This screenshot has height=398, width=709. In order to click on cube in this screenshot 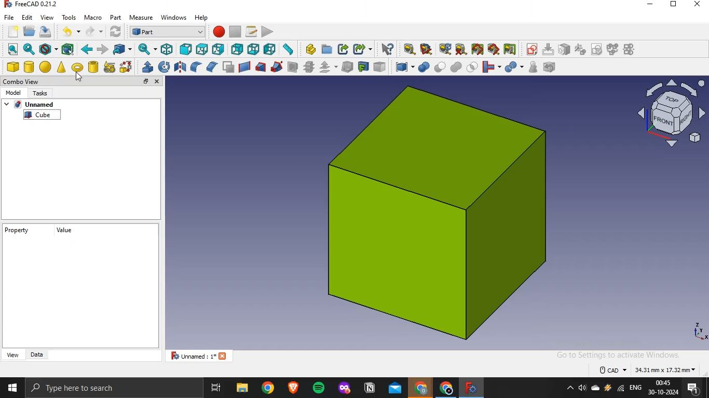, I will do `click(39, 116)`.